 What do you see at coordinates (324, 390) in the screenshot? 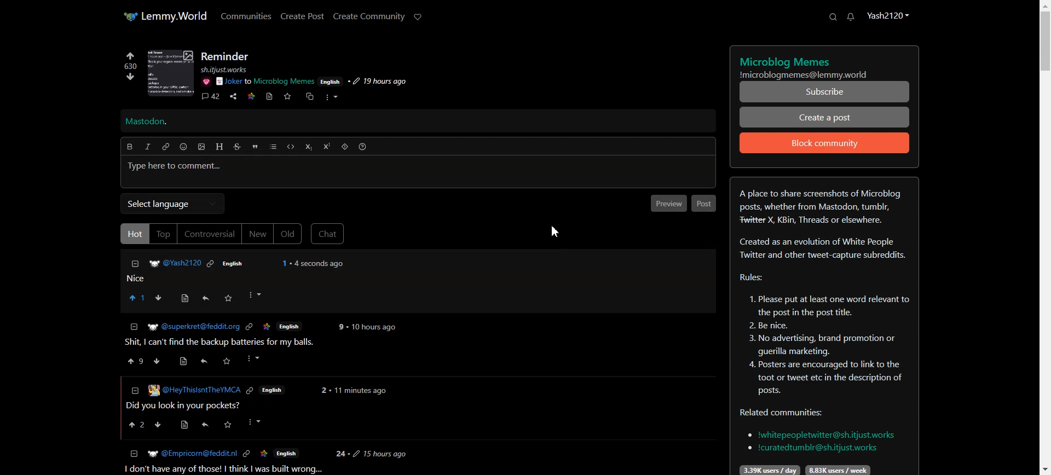
I see `` at bounding box center [324, 390].